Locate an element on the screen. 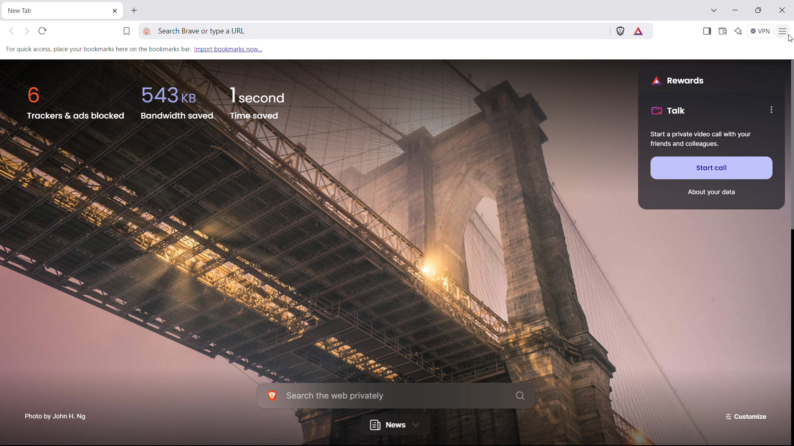  search the web privately is located at coordinates (395, 396).